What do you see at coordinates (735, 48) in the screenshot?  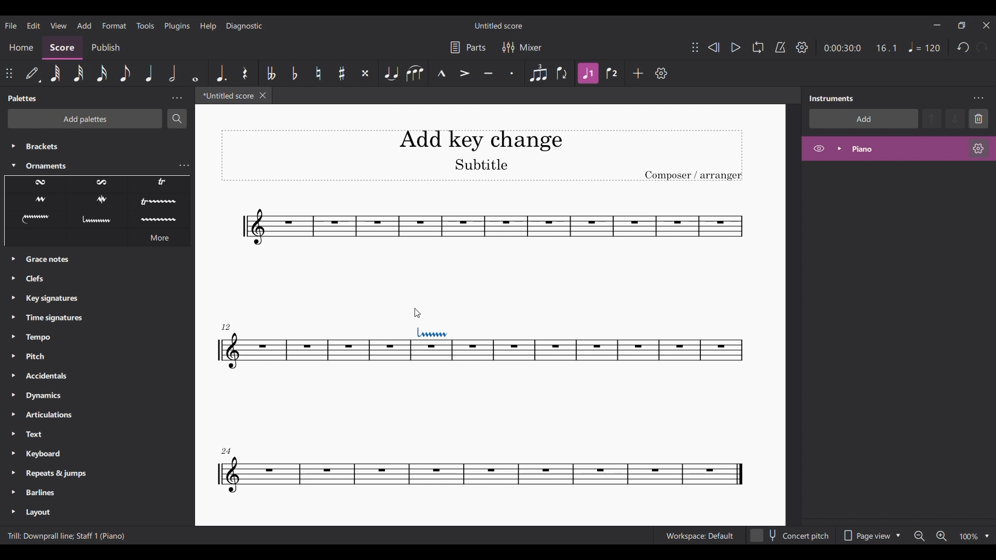 I see `Play` at bounding box center [735, 48].